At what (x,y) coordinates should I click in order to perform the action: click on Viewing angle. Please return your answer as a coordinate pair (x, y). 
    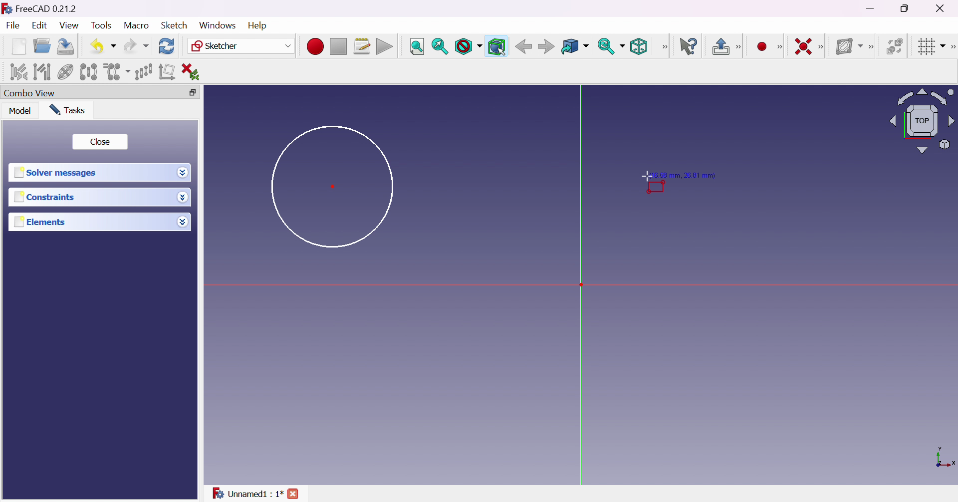
    Looking at the image, I should click on (920, 122).